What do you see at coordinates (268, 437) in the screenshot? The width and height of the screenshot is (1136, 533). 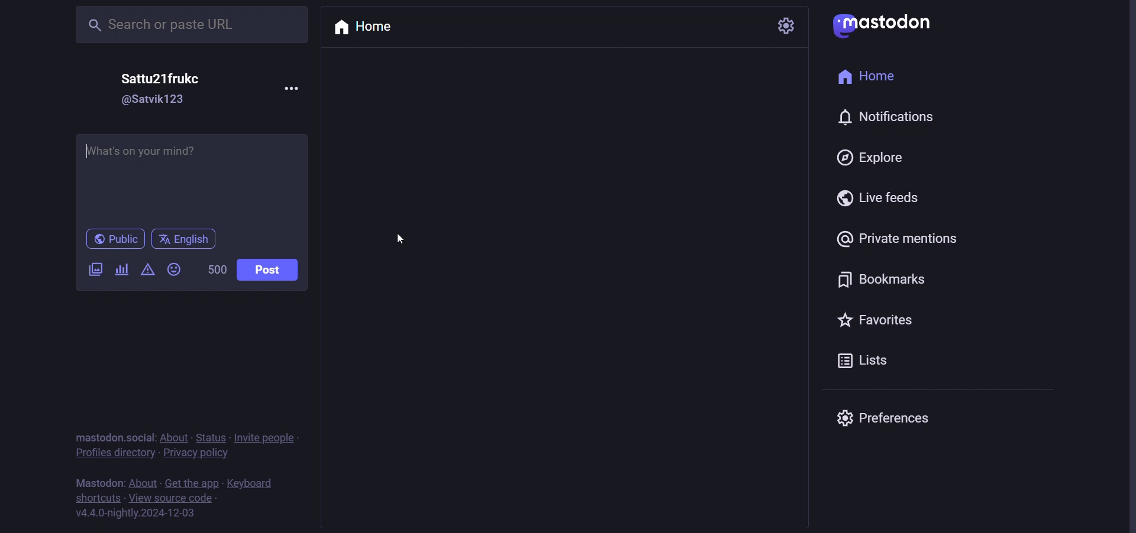 I see `invite people` at bounding box center [268, 437].